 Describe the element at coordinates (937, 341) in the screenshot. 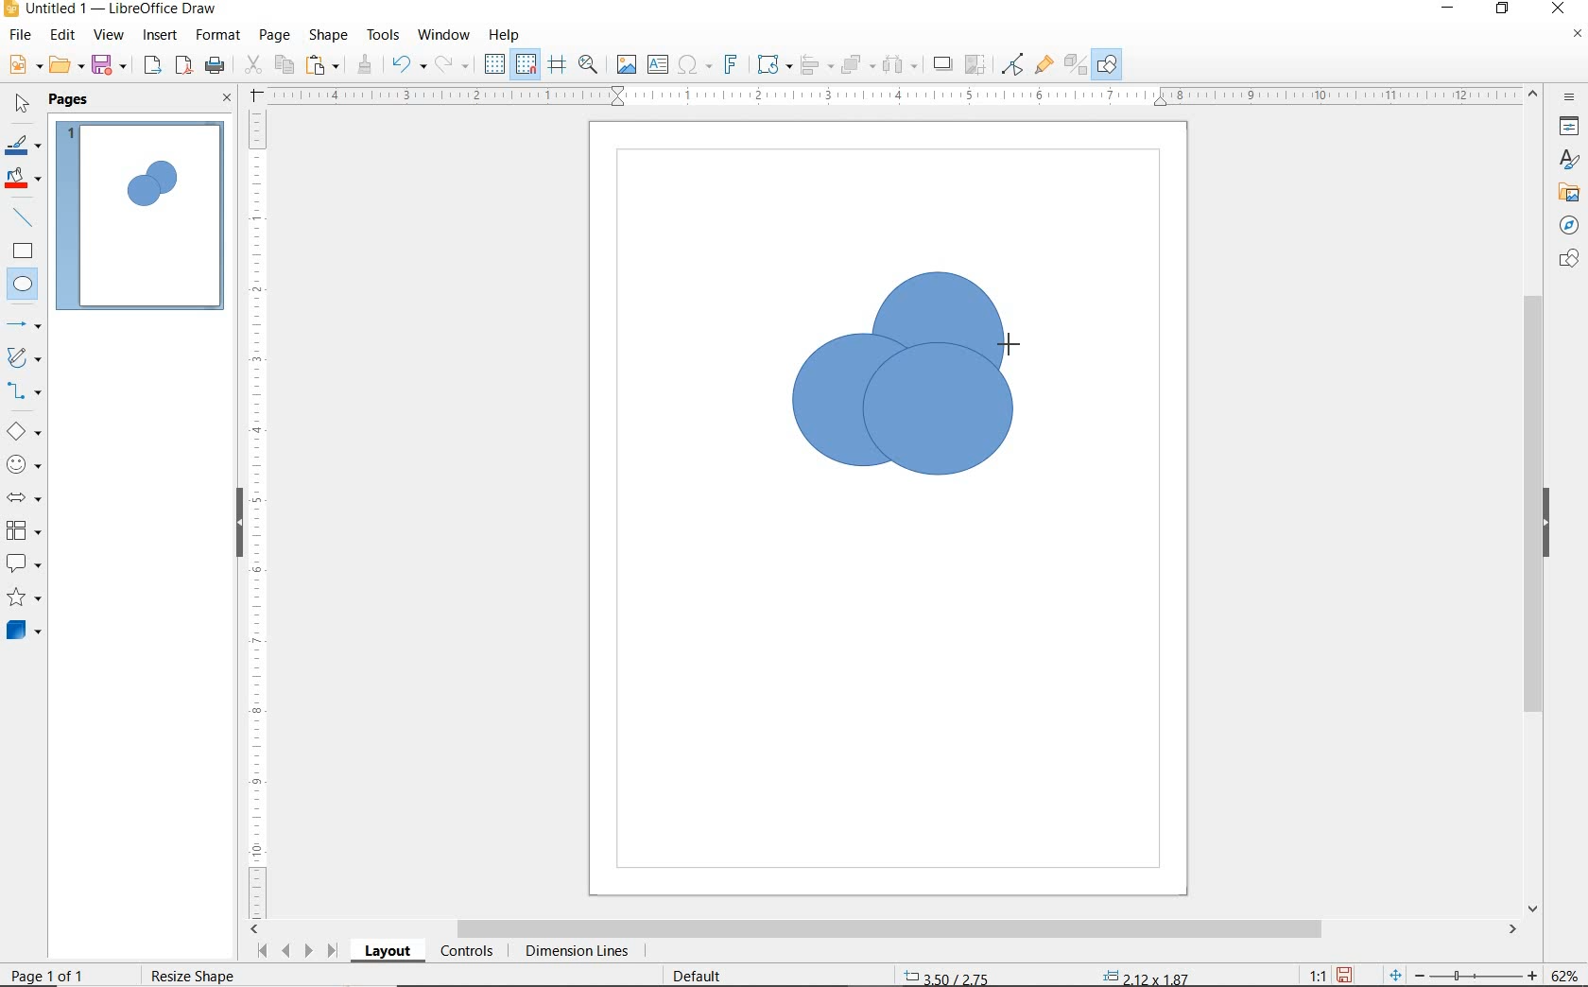

I see `DRAWN CIRCLE` at that location.